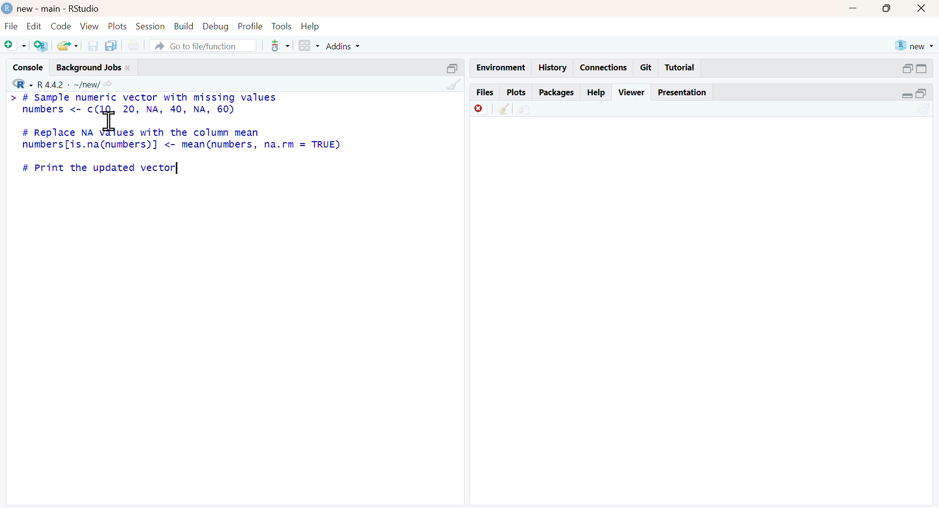 This screenshot has width=939, height=508. What do you see at coordinates (128, 68) in the screenshot?
I see `close` at bounding box center [128, 68].